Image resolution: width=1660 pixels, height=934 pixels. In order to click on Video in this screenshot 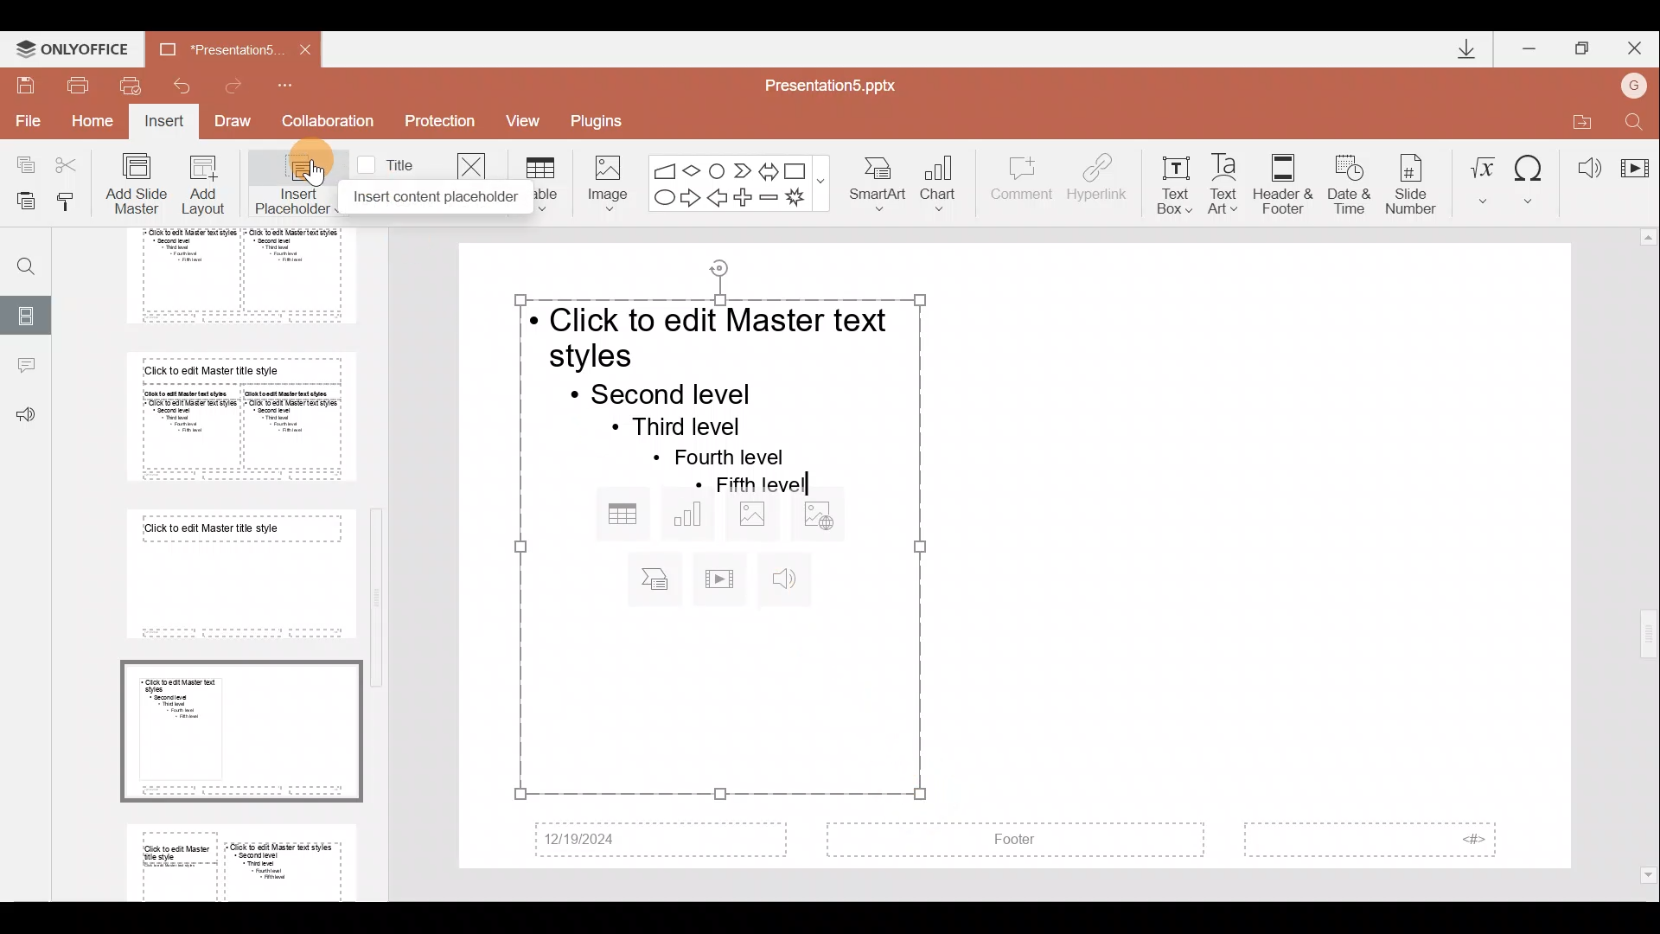, I will do `click(1634, 160)`.